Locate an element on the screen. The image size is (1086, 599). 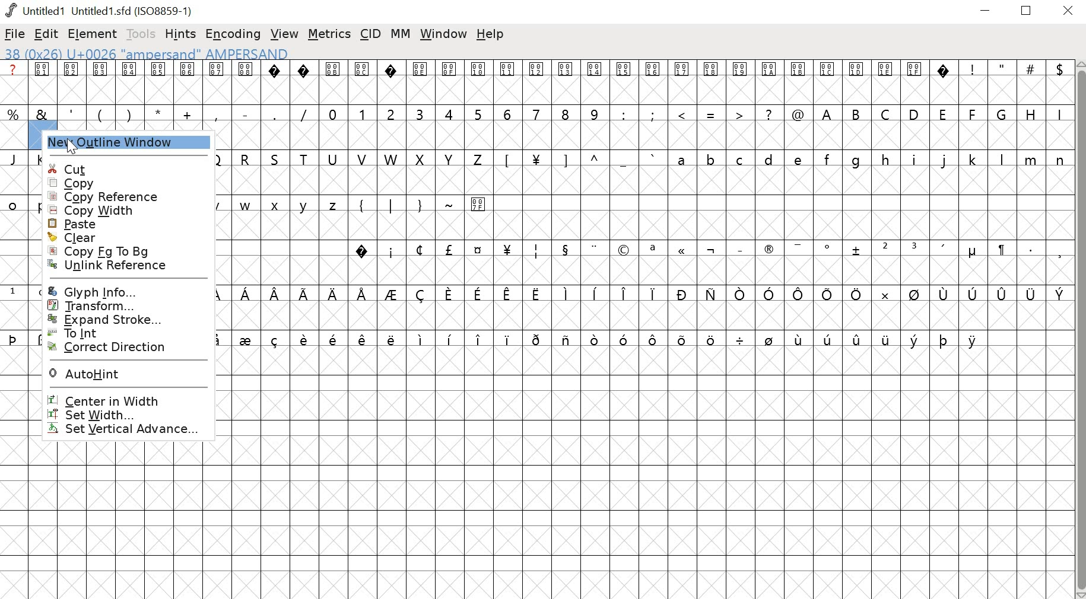
000B is located at coordinates (332, 82).